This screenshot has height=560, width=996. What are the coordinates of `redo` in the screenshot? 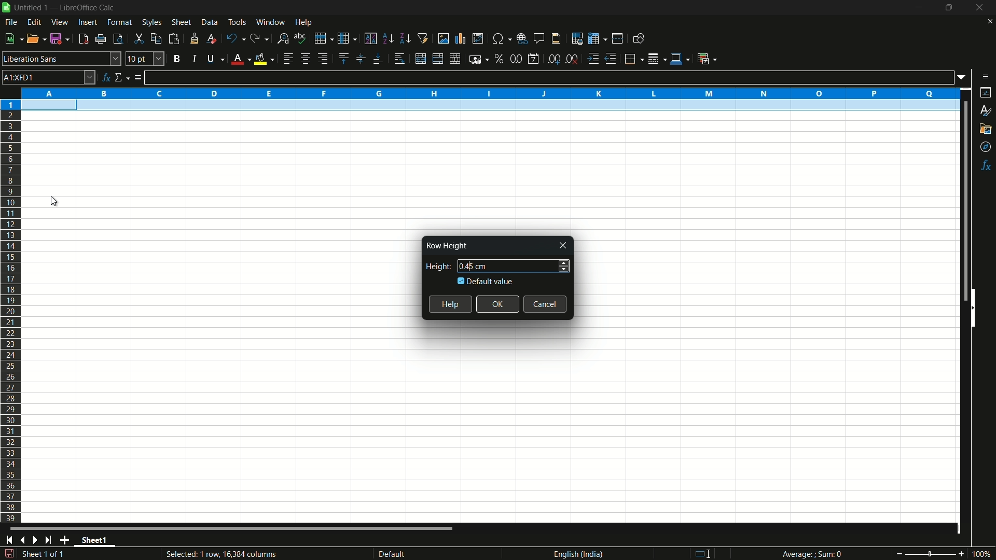 It's located at (260, 39).